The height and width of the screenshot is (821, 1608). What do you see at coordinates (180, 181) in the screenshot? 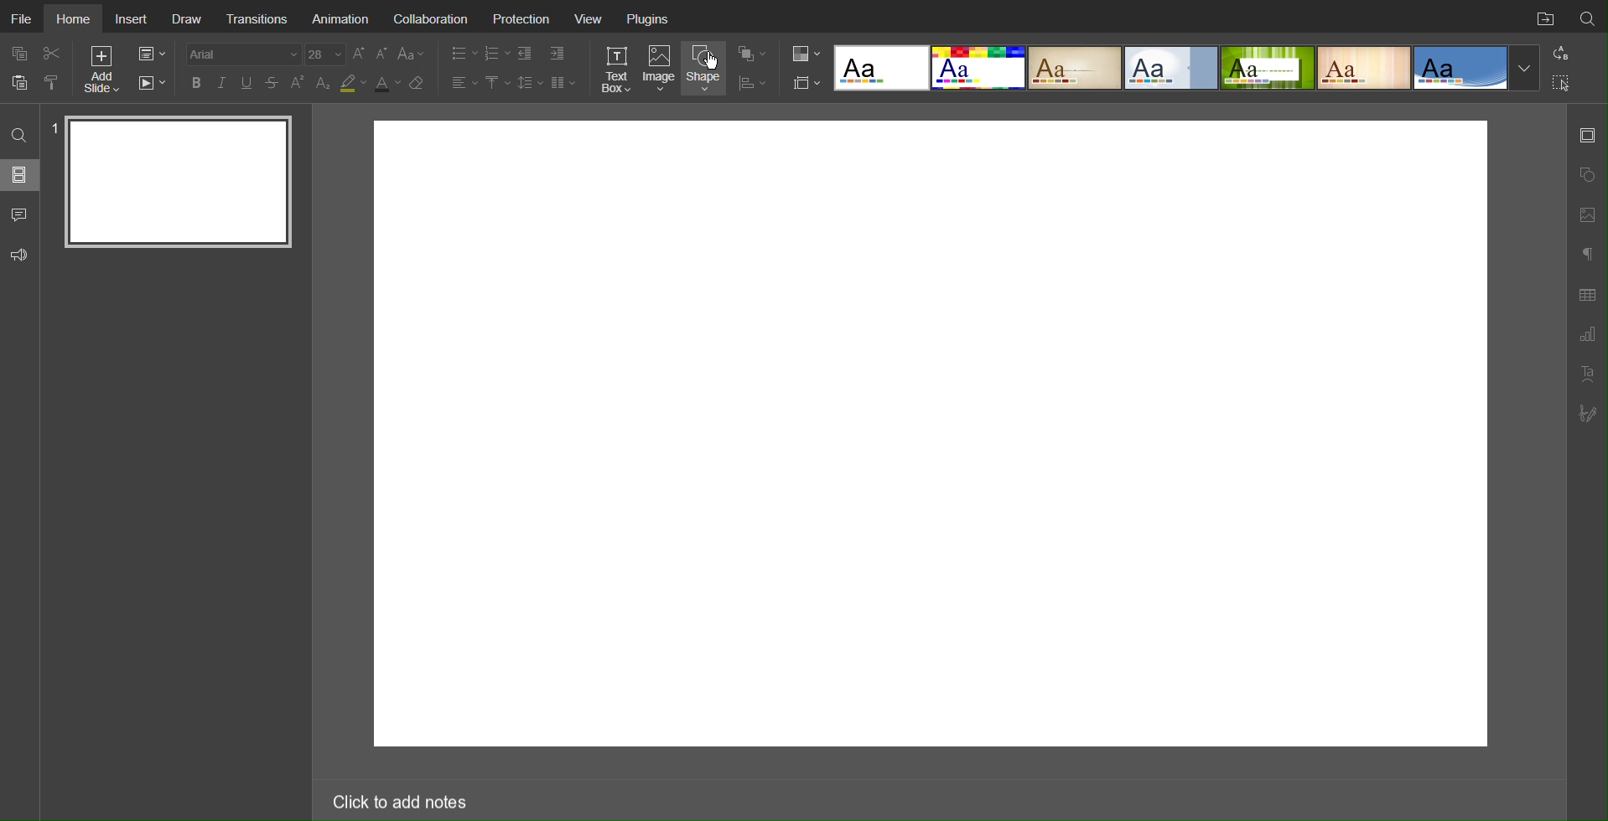
I see `Slide 1` at bounding box center [180, 181].